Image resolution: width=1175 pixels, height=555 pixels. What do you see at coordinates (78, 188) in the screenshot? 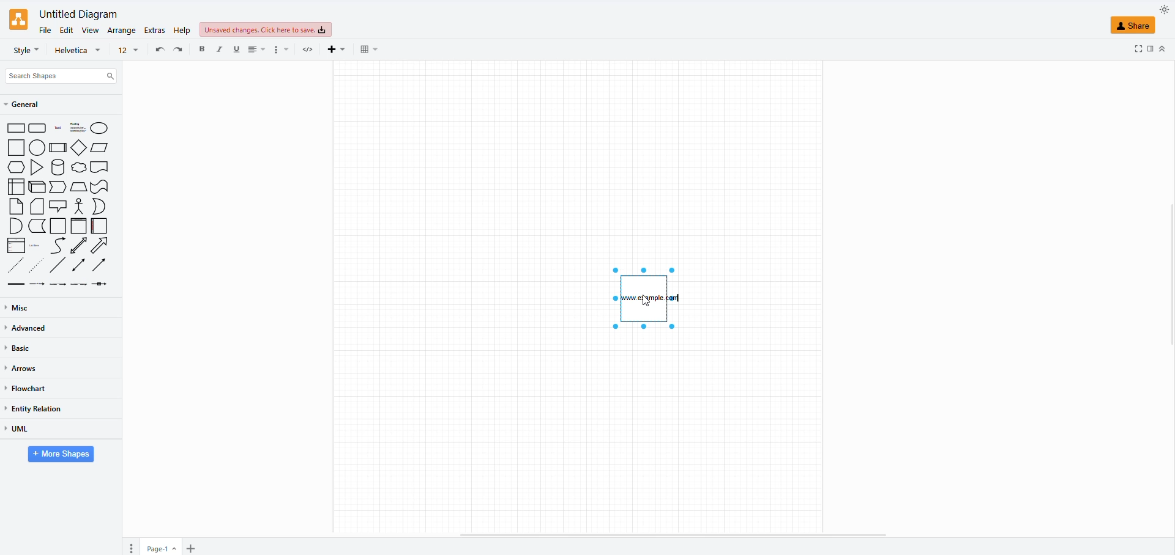
I see `trapezoid` at bounding box center [78, 188].